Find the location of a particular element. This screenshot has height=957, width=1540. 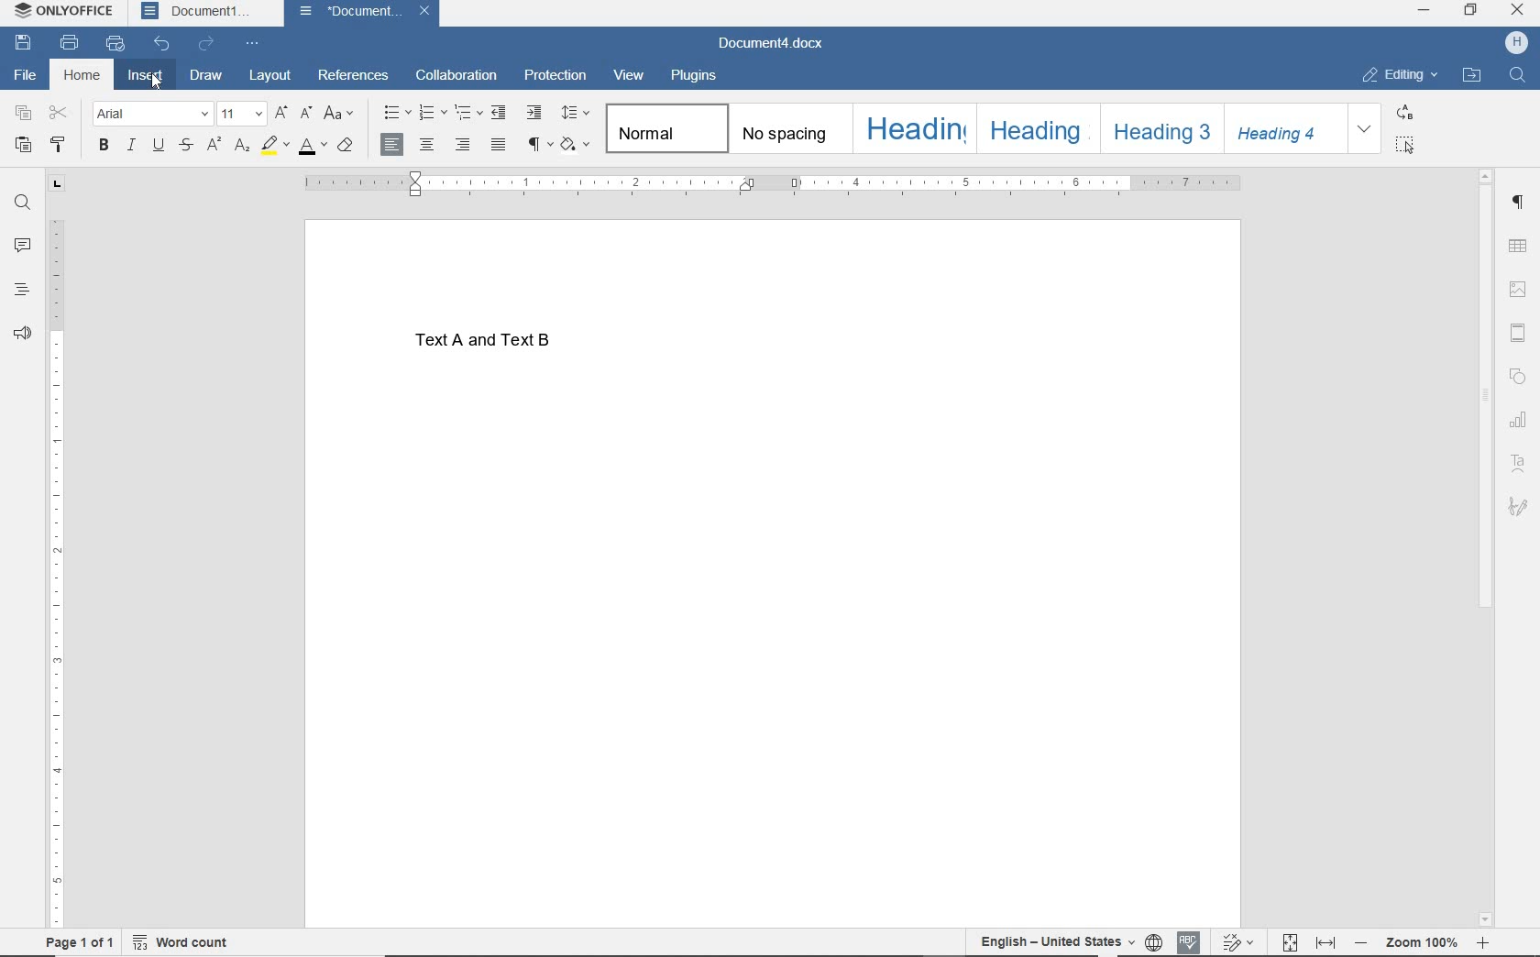

UNDO is located at coordinates (163, 44).